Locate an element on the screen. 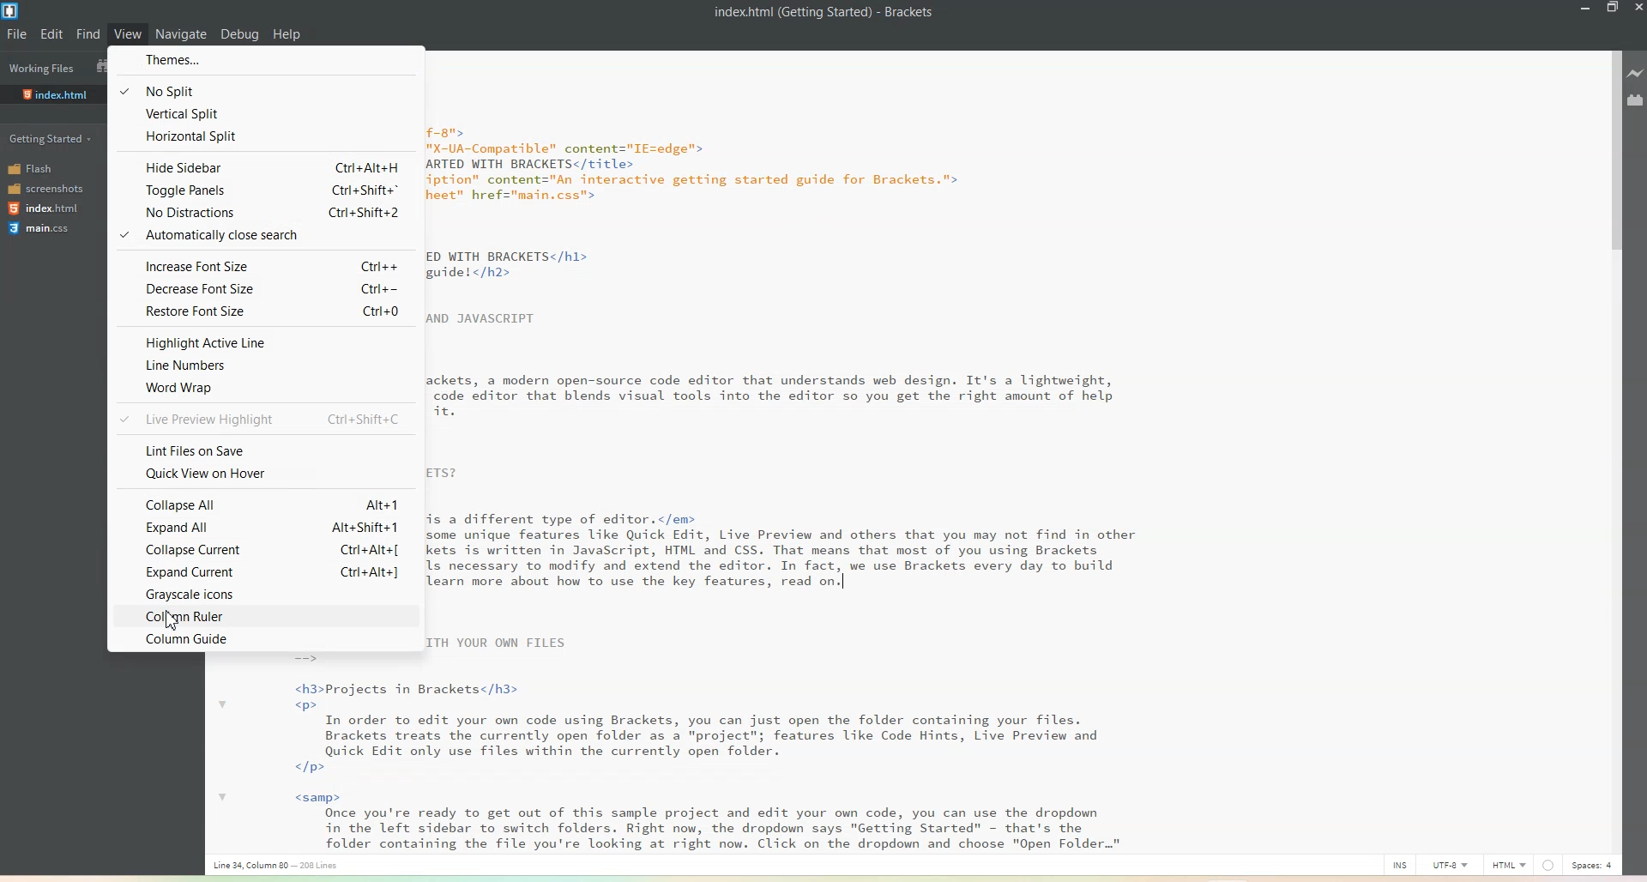  Increase Font Size is located at coordinates (262, 266).